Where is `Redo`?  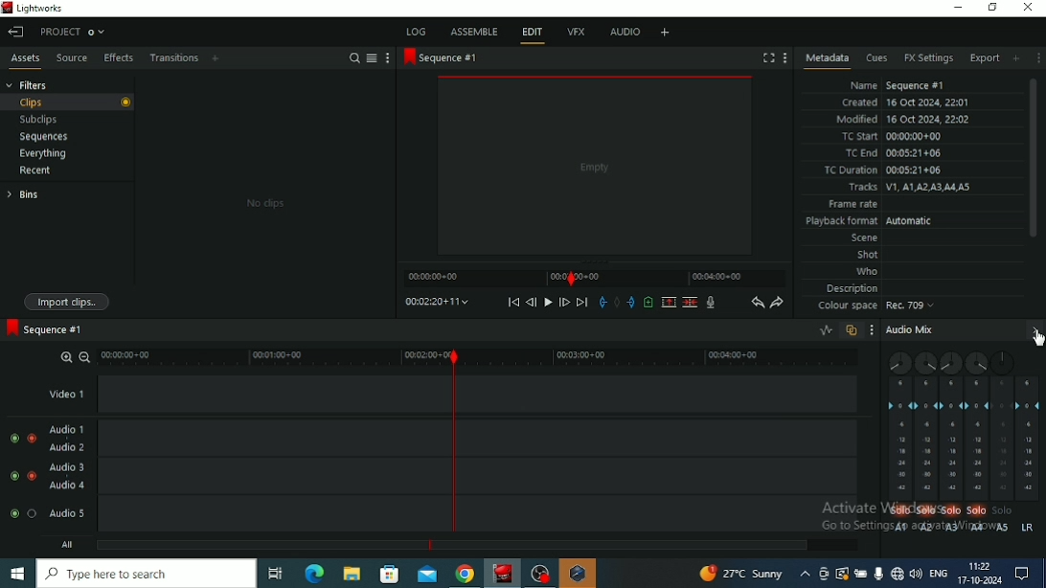
Redo is located at coordinates (777, 304).